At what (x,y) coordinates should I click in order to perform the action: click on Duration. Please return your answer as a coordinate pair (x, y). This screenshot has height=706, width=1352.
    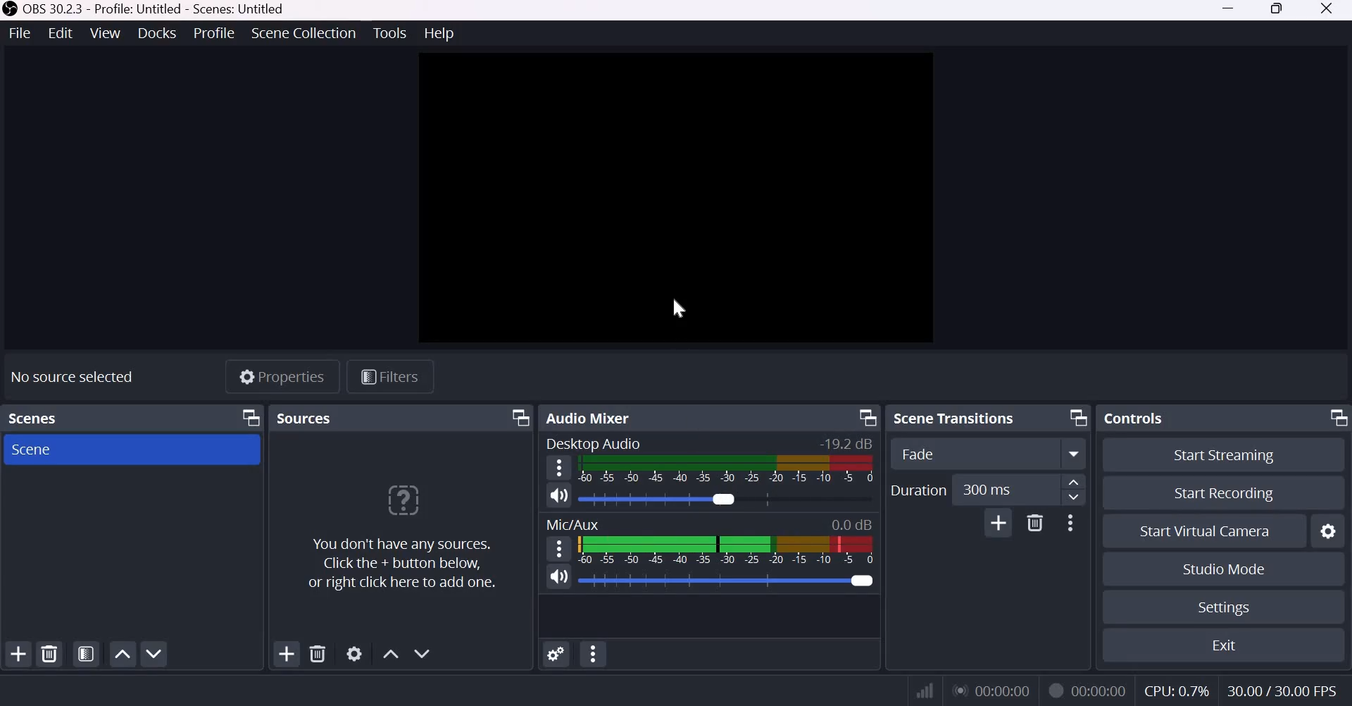
    Looking at the image, I should click on (918, 490).